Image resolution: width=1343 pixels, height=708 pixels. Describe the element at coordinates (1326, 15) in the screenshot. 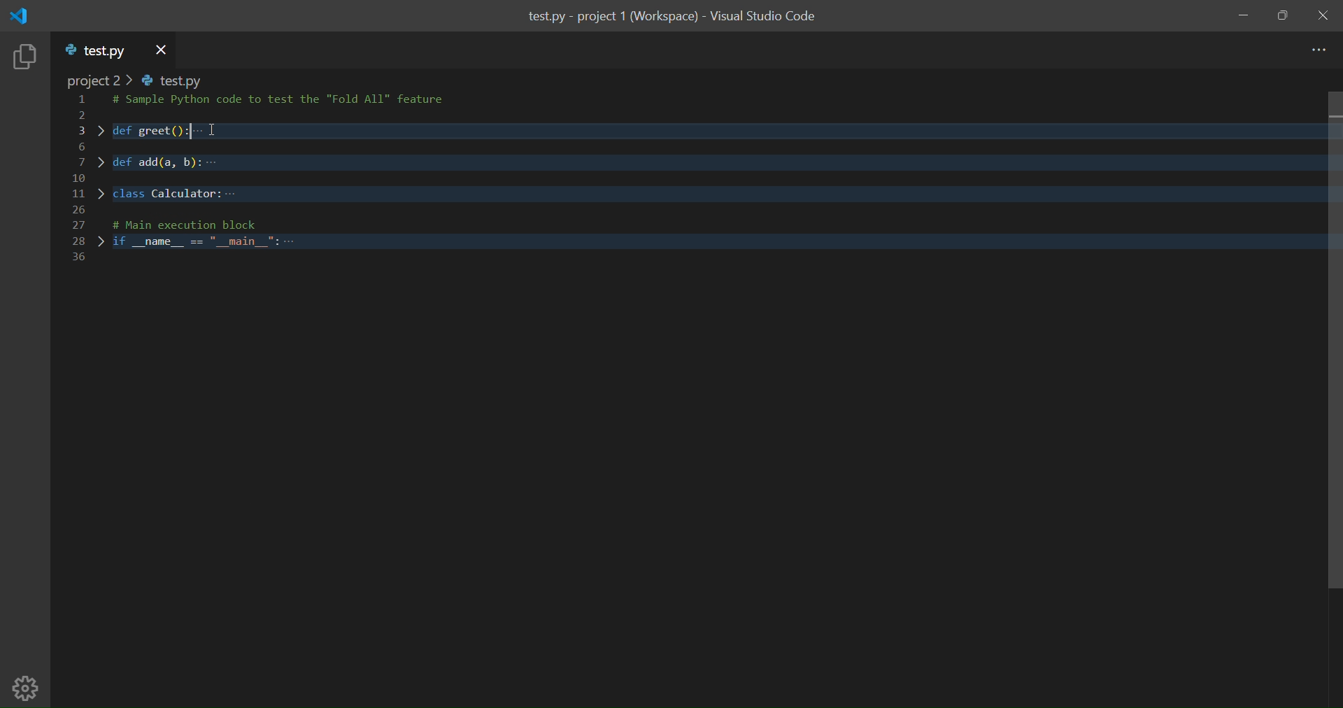

I see `close` at that location.